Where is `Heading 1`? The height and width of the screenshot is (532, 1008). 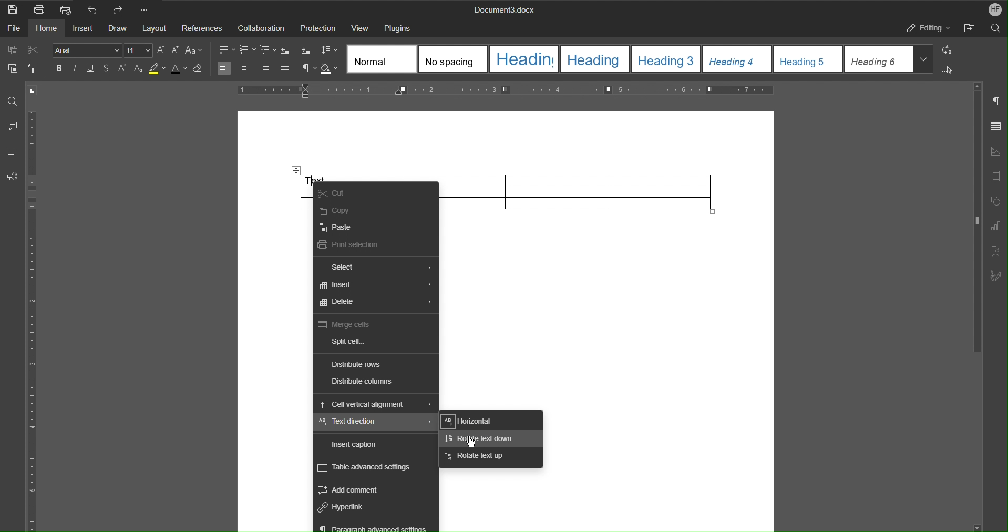
Heading 1 is located at coordinates (525, 59).